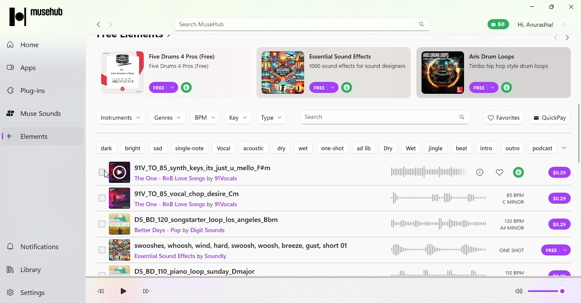 Image resolution: width=581 pixels, height=303 pixels. What do you see at coordinates (486, 148) in the screenshot?
I see `Intro` at bounding box center [486, 148].